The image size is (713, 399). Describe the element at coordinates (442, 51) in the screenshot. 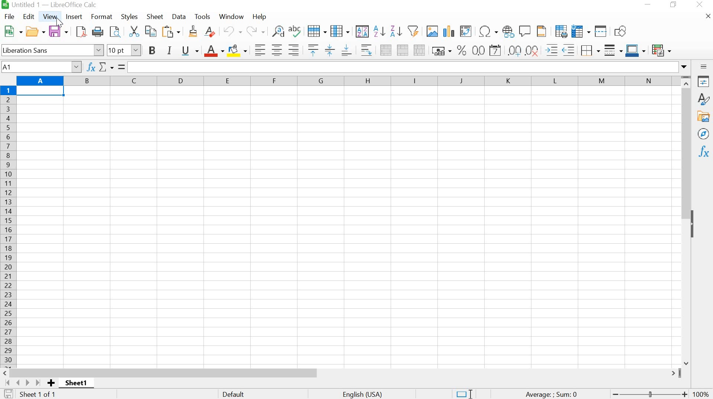

I see `FORMAT AS CURRENCY` at that location.